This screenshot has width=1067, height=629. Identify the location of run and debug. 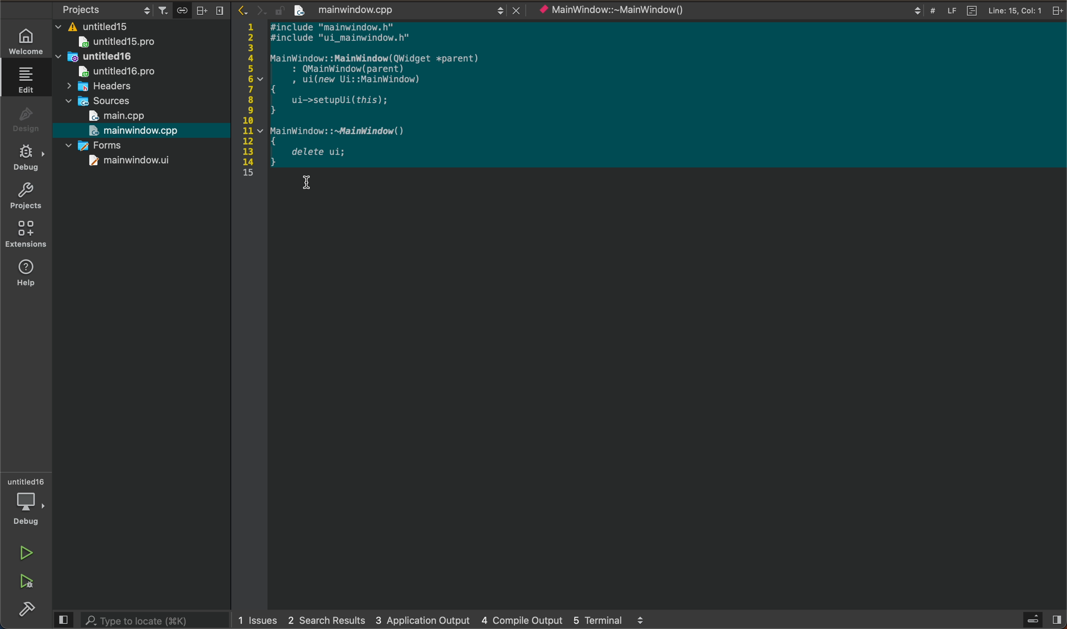
(29, 583).